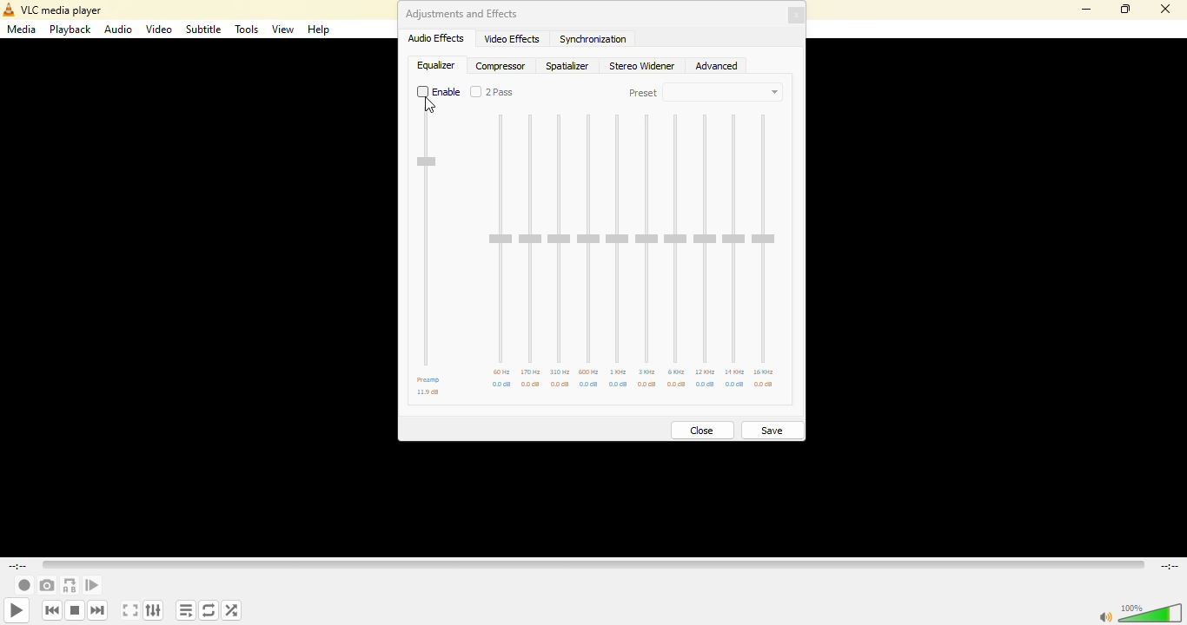 This screenshot has height=625, width=1187. What do you see at coordinates (733, 237) in the screenshot?
I see `adjustor` at bounding box center [733, 237].